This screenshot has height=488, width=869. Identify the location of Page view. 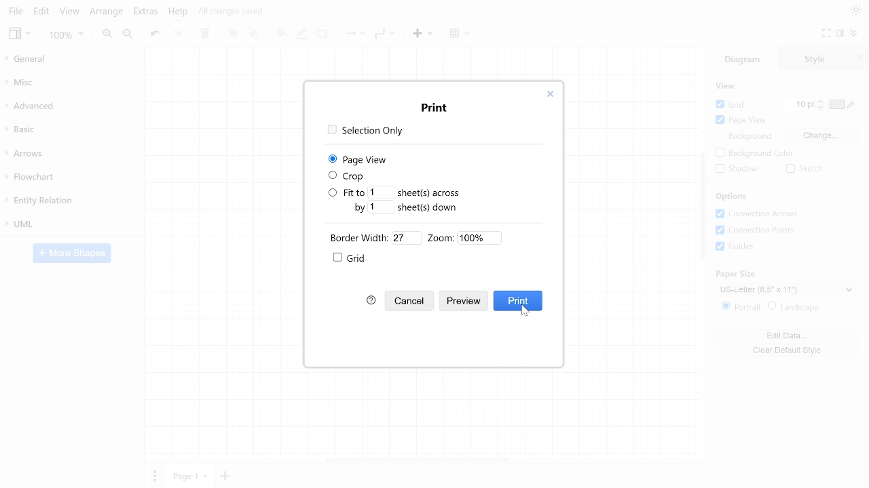
(743, 121).